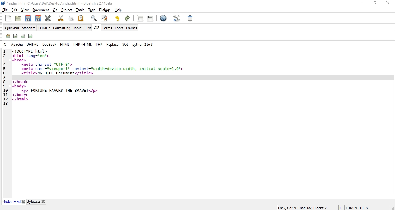 The height and width of the screenshot is (210, 395). I want to click on 3, so click(5, 59).